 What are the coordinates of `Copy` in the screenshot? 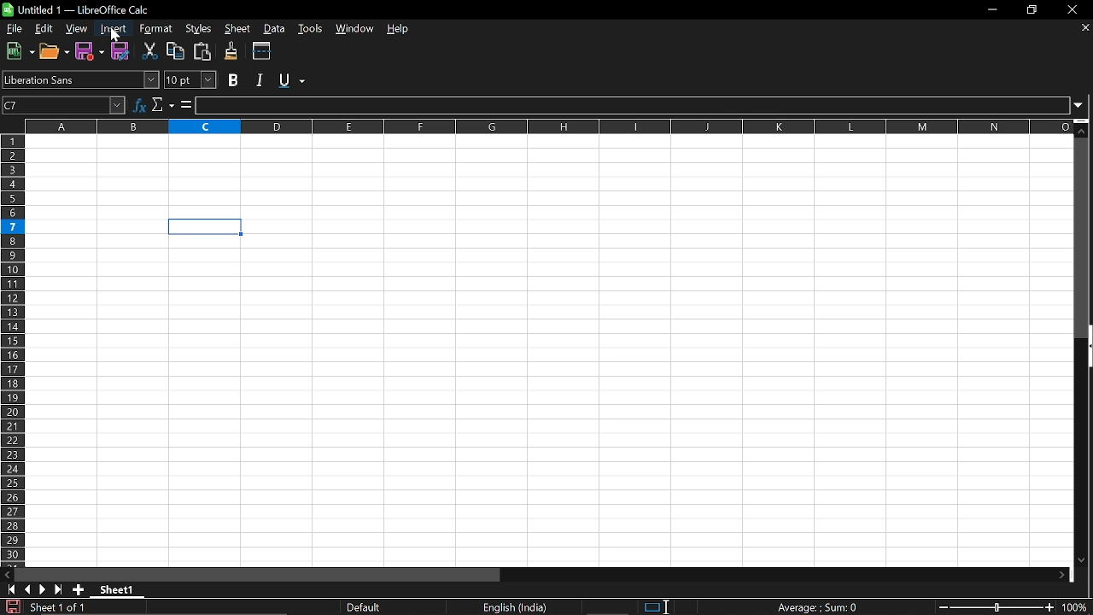 It's located at (175, 51).